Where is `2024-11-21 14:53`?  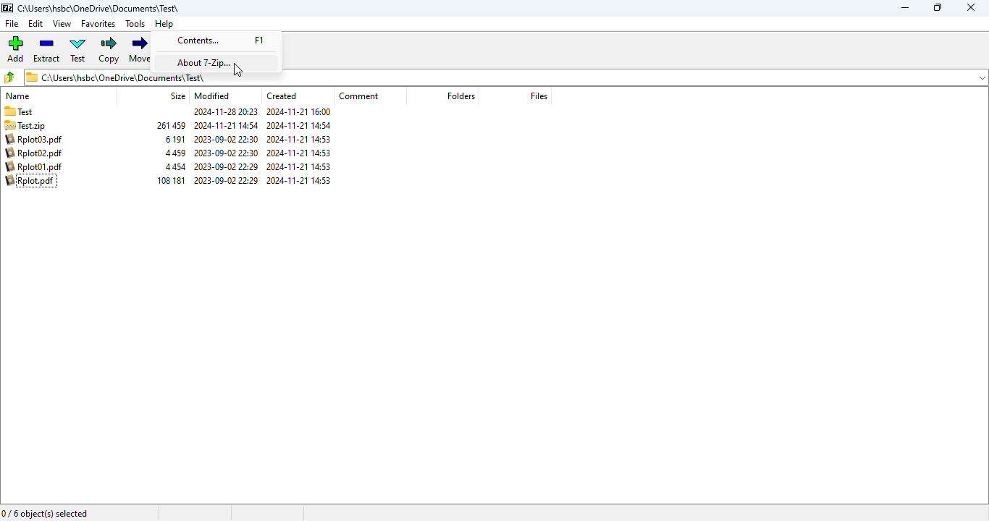
2024-11-21 14:53 is located at coordinates (302, 181).